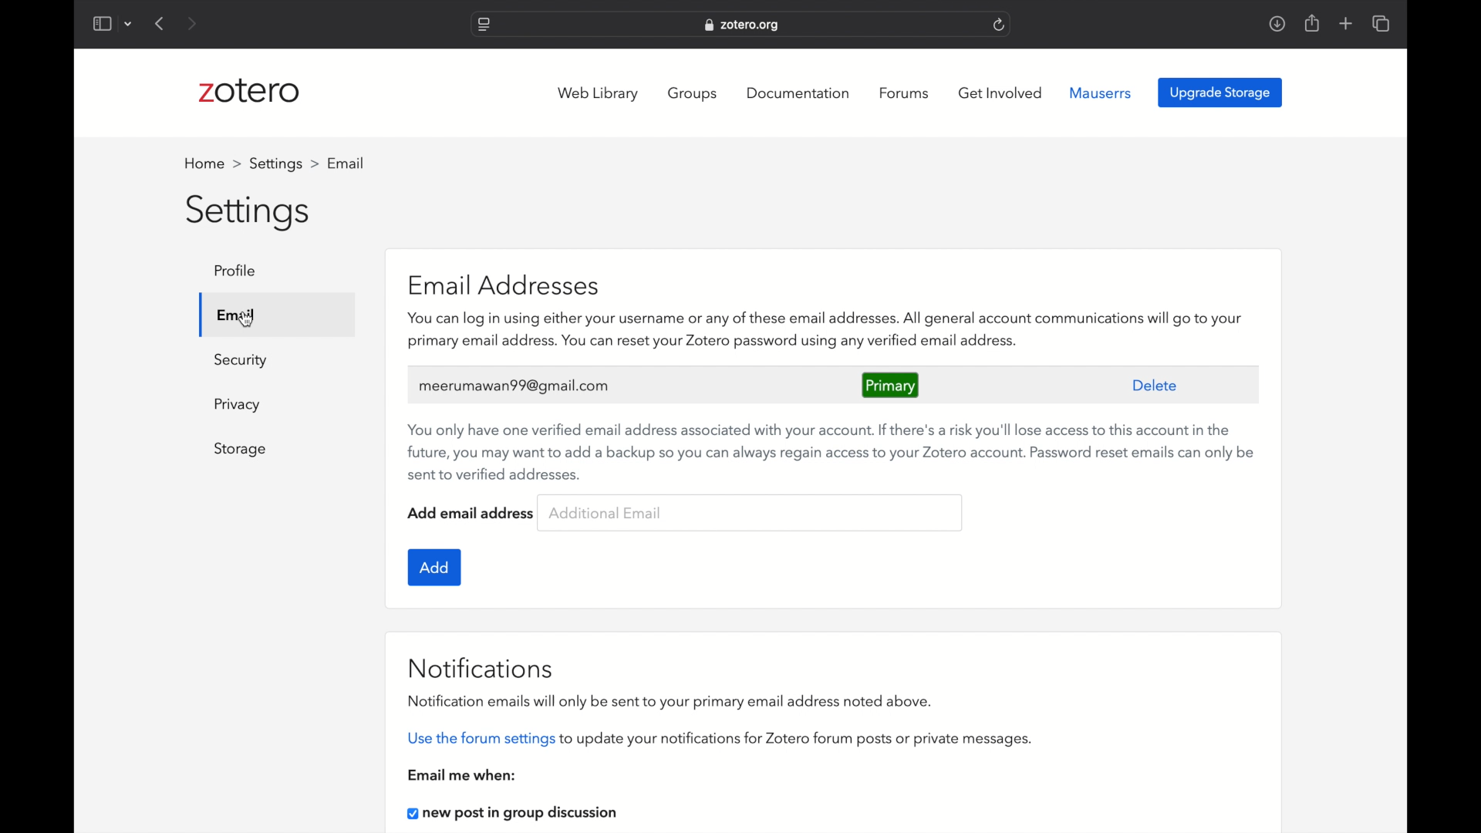  I want to click on dropdown, so click(128, 25).